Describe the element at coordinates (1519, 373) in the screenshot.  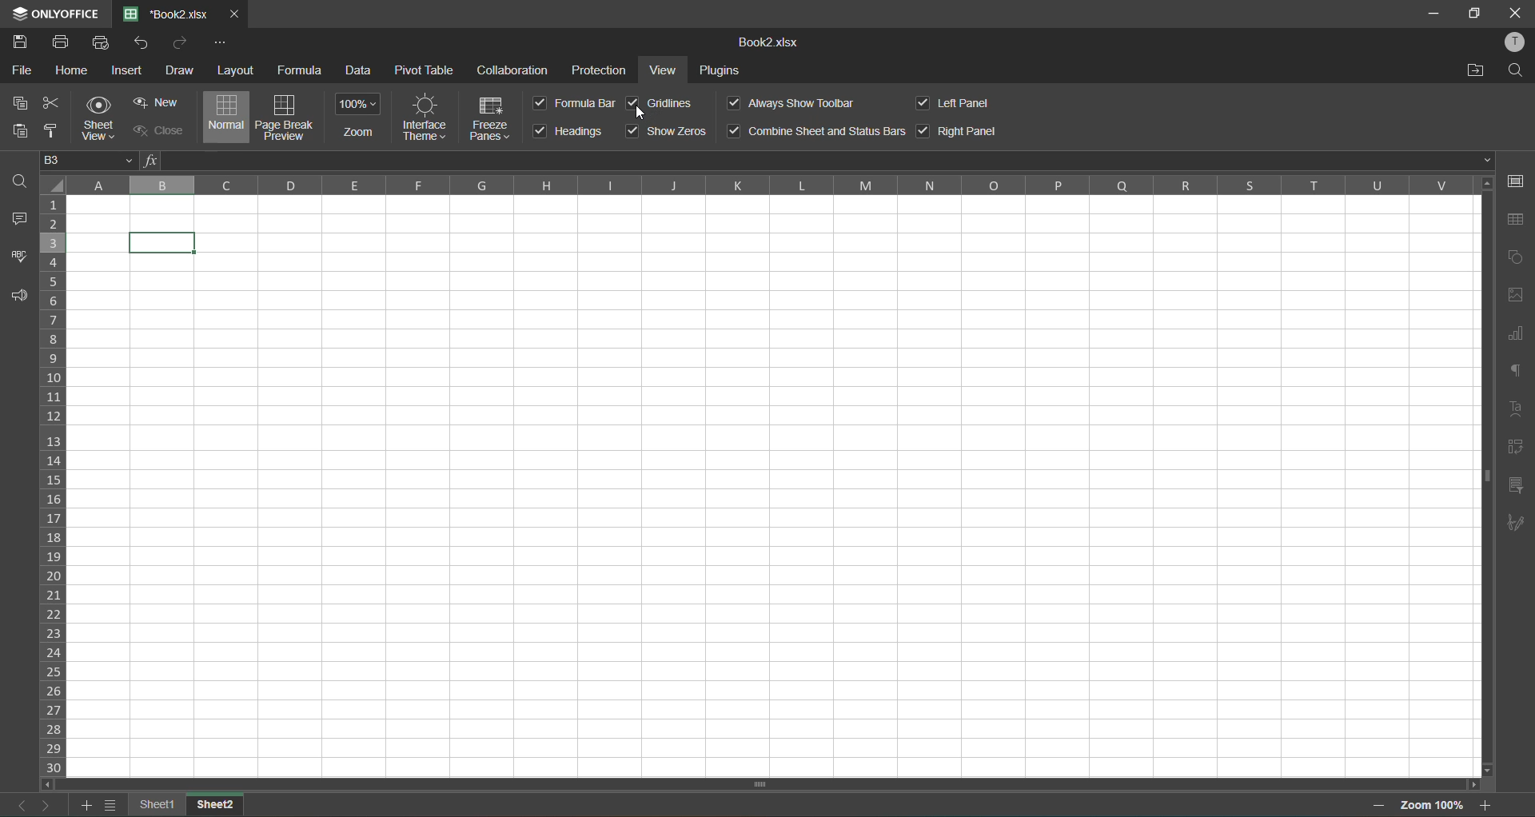
I see `paragraph` at that location.